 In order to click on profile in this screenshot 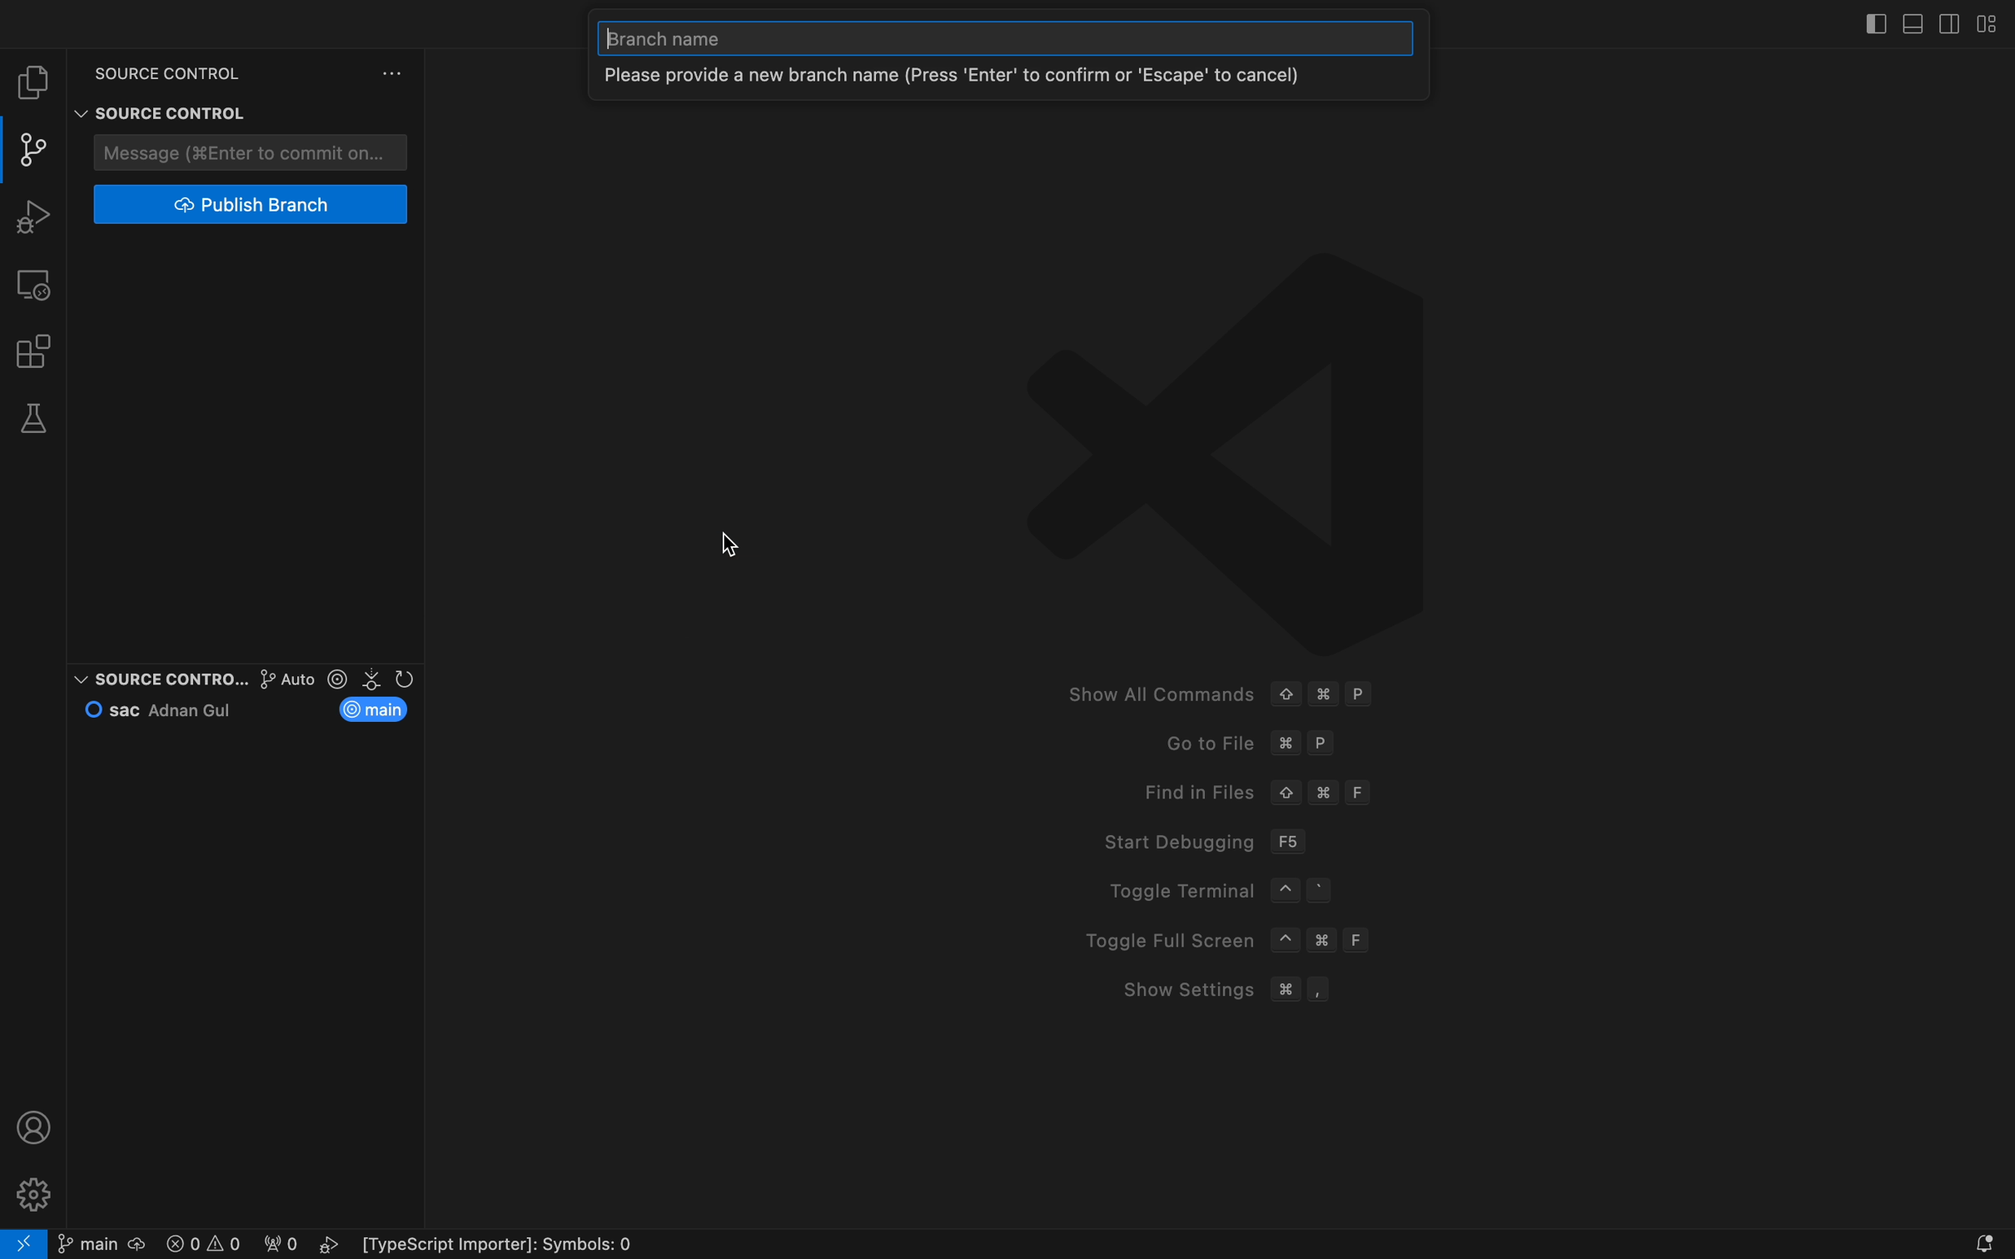, I will do `click(36, 1127)`.